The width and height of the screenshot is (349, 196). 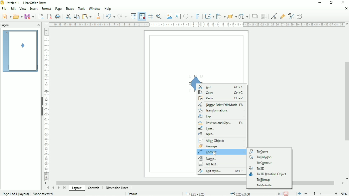 What do you see at coordinates (221, 147) in the screenshot?
I see `Arrange` at bounding box center [221, 147].